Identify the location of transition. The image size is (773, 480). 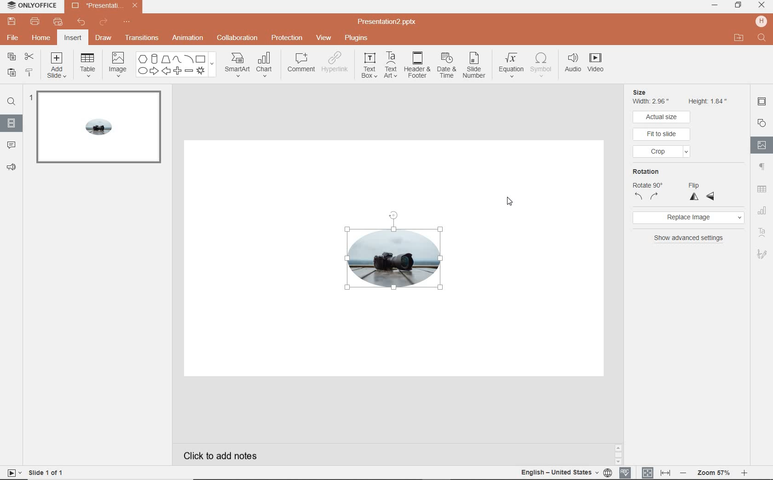
(142, 38).